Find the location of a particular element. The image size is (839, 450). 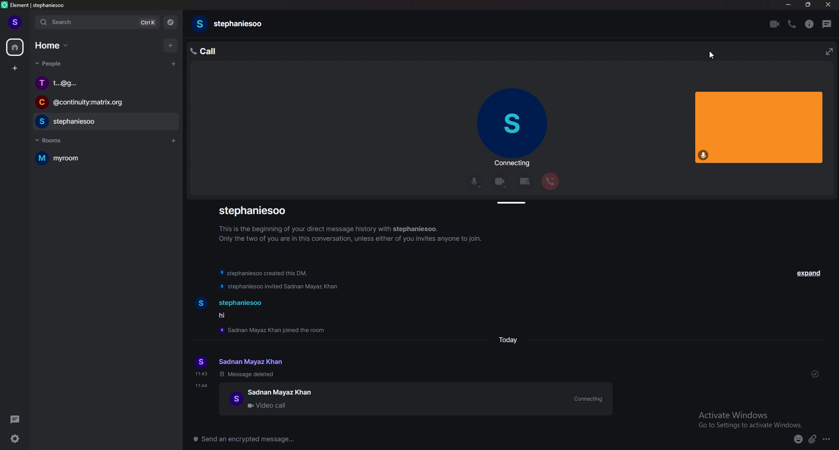

theads is located at coordinates (16, 419).